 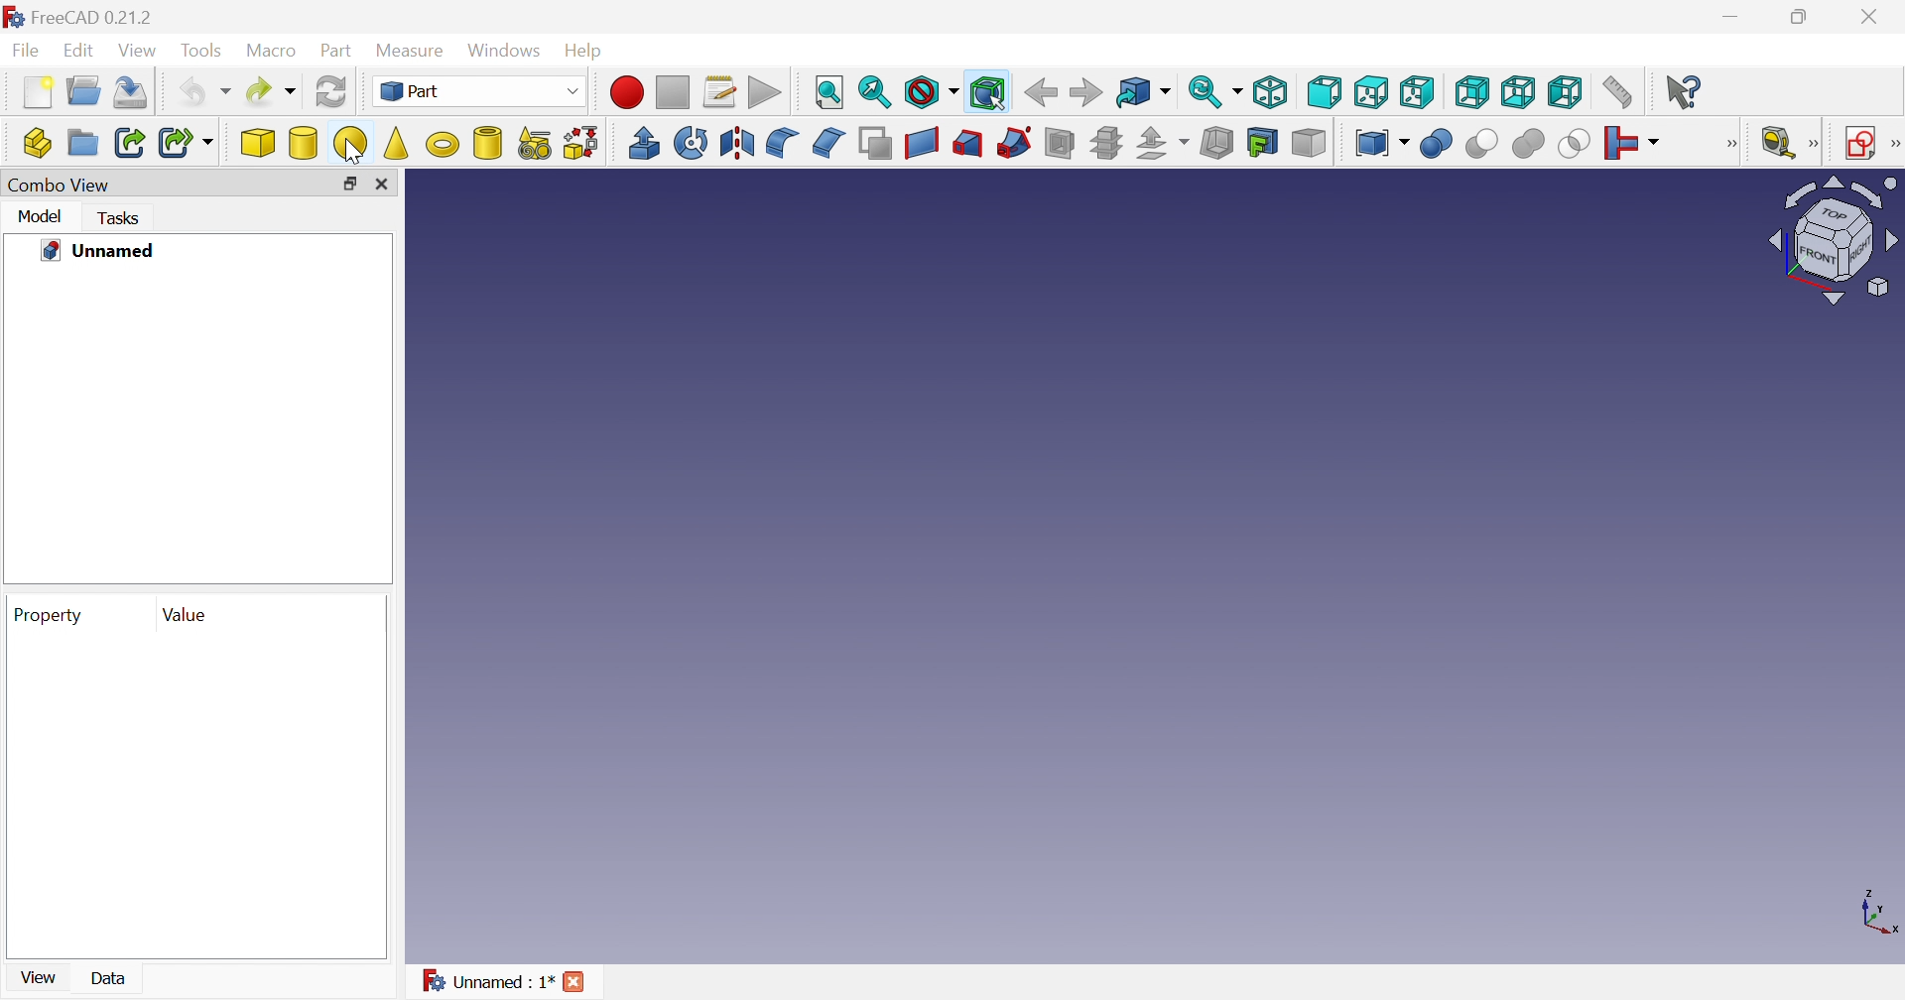 What do you see at coordinates (136, 50) in the screenshot?
I see `View` at bounding box center [136, 50].